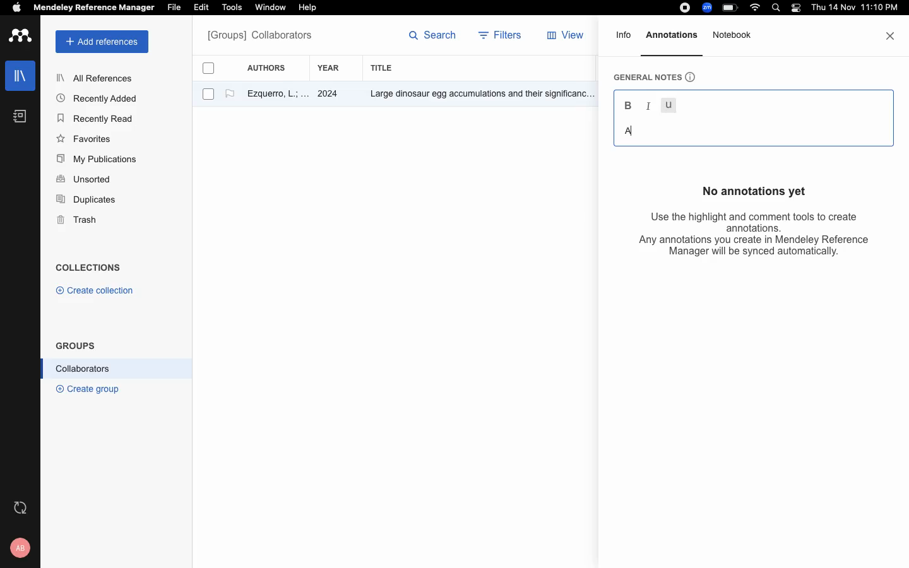  Describe the element at coordinates (94, 8) in the screenshot. I see `Mendeley Reference Manager` at that location.